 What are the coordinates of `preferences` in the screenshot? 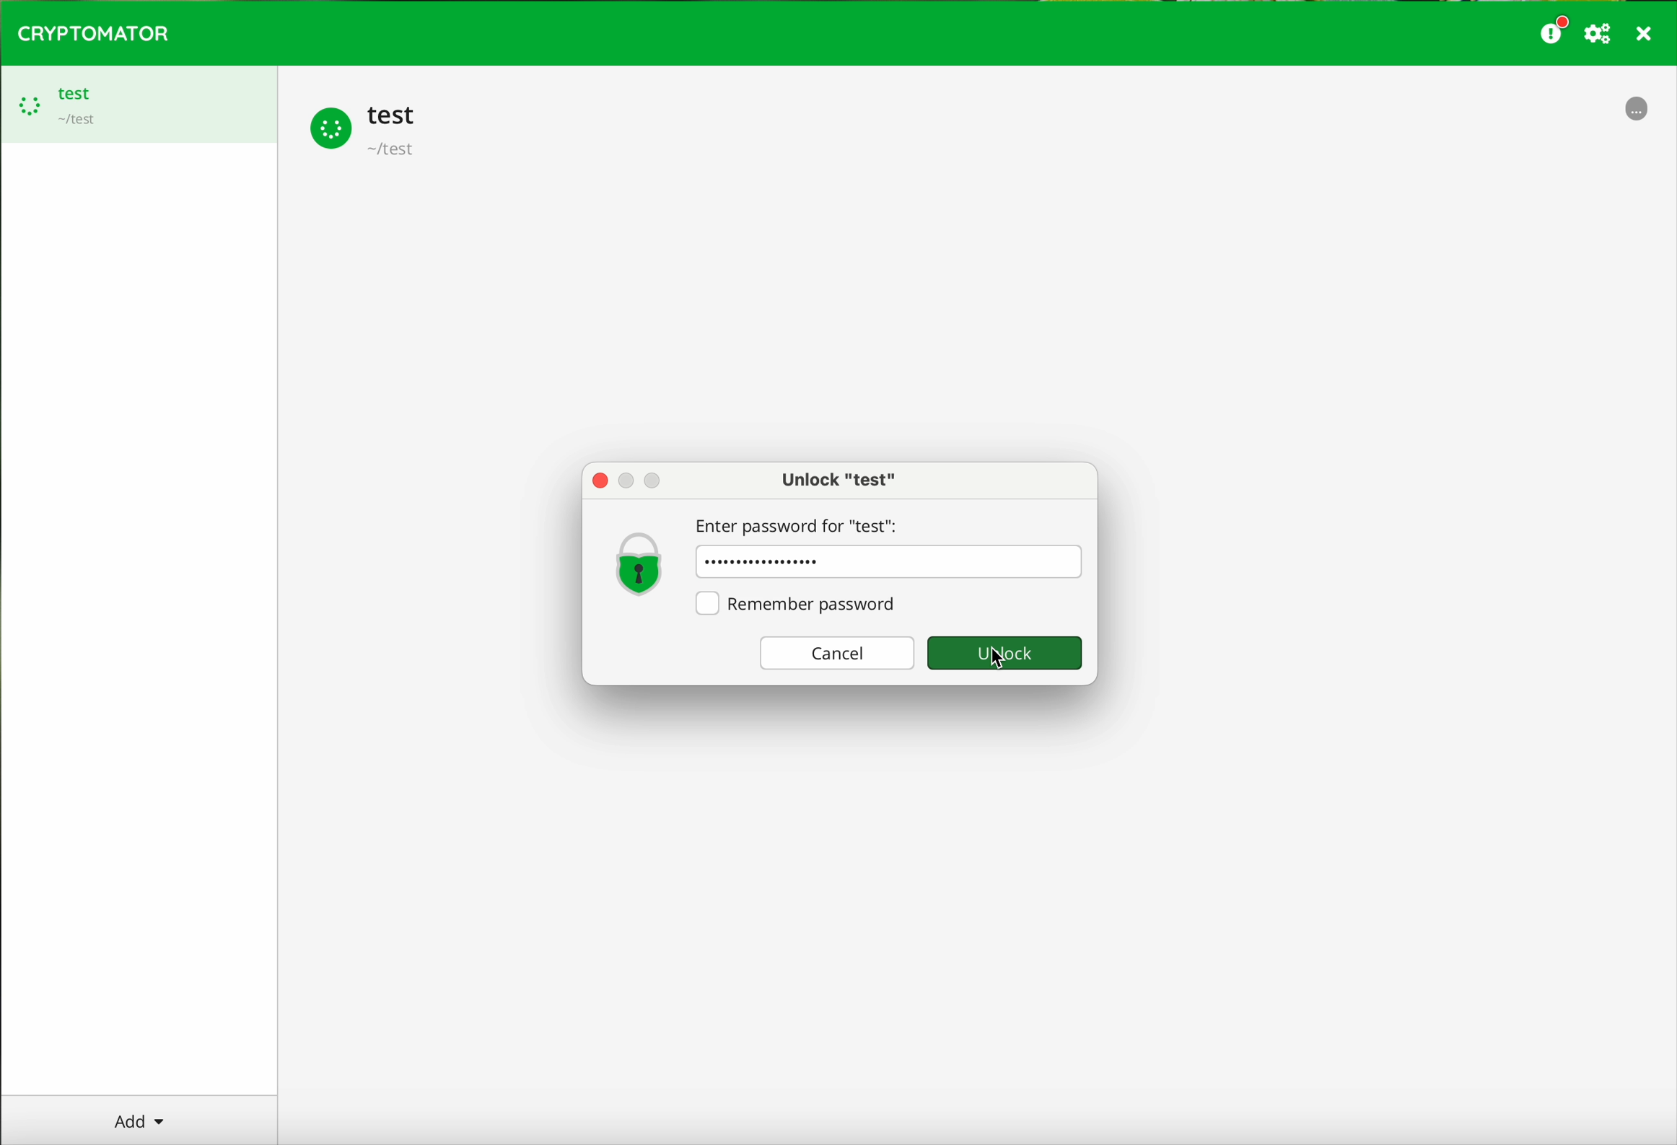 It's located at (1600, 35).